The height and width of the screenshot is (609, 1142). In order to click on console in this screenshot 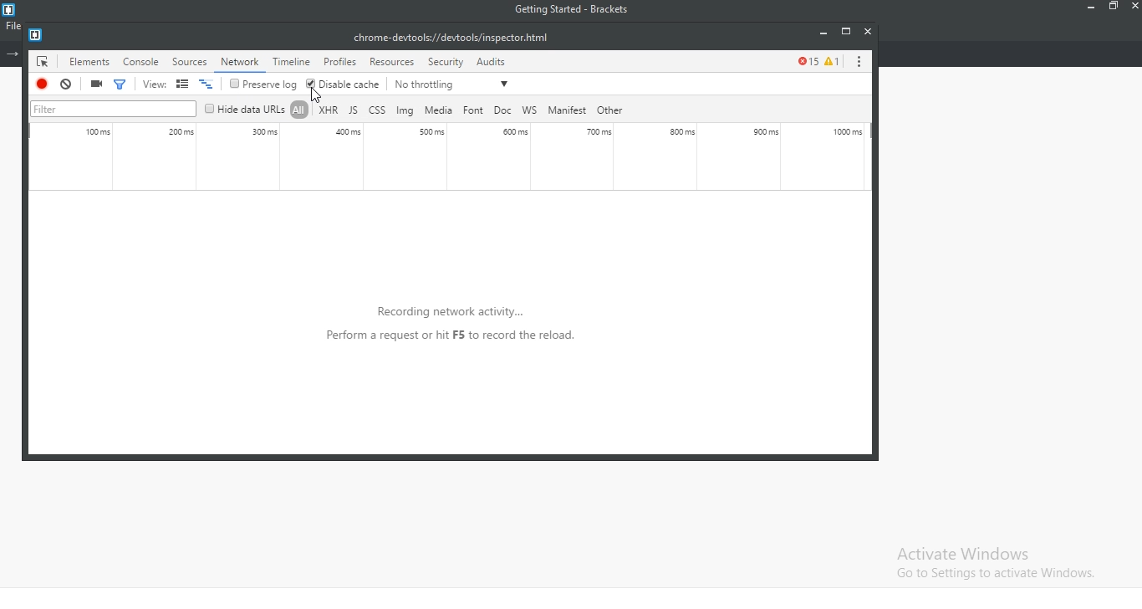, I will do `click(141, 61)`.